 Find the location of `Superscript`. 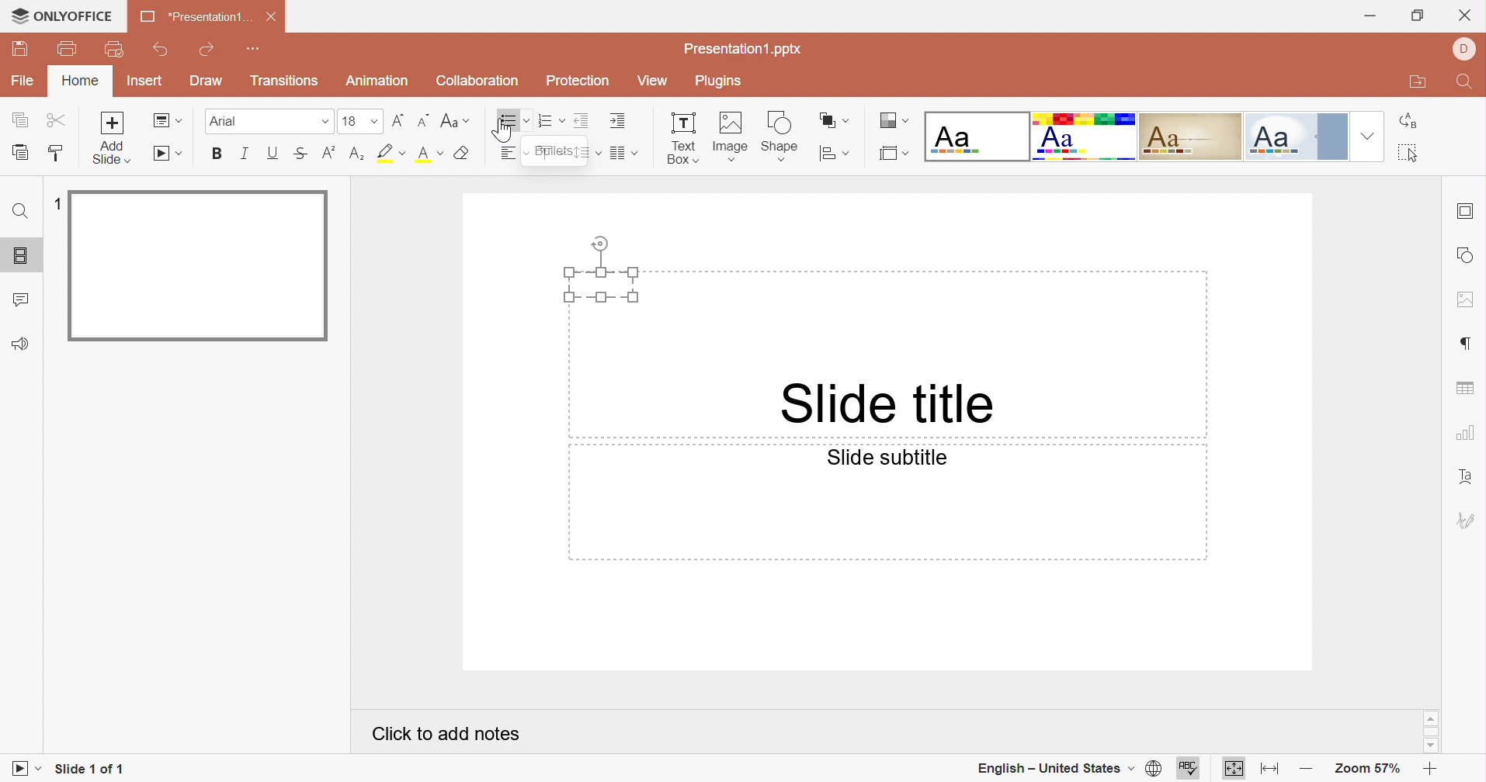

Superscript is located at coordinates (300, 155).